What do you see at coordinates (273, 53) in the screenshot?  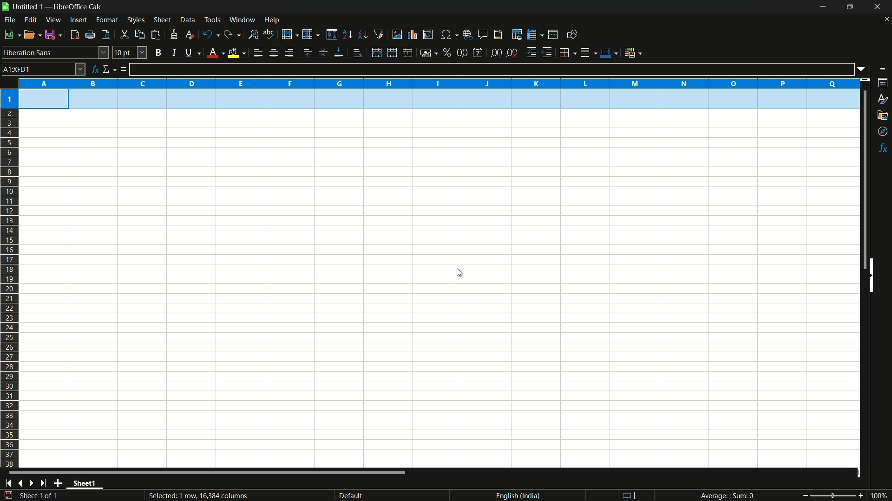 I see `align center` at bounding box center [273, 53].